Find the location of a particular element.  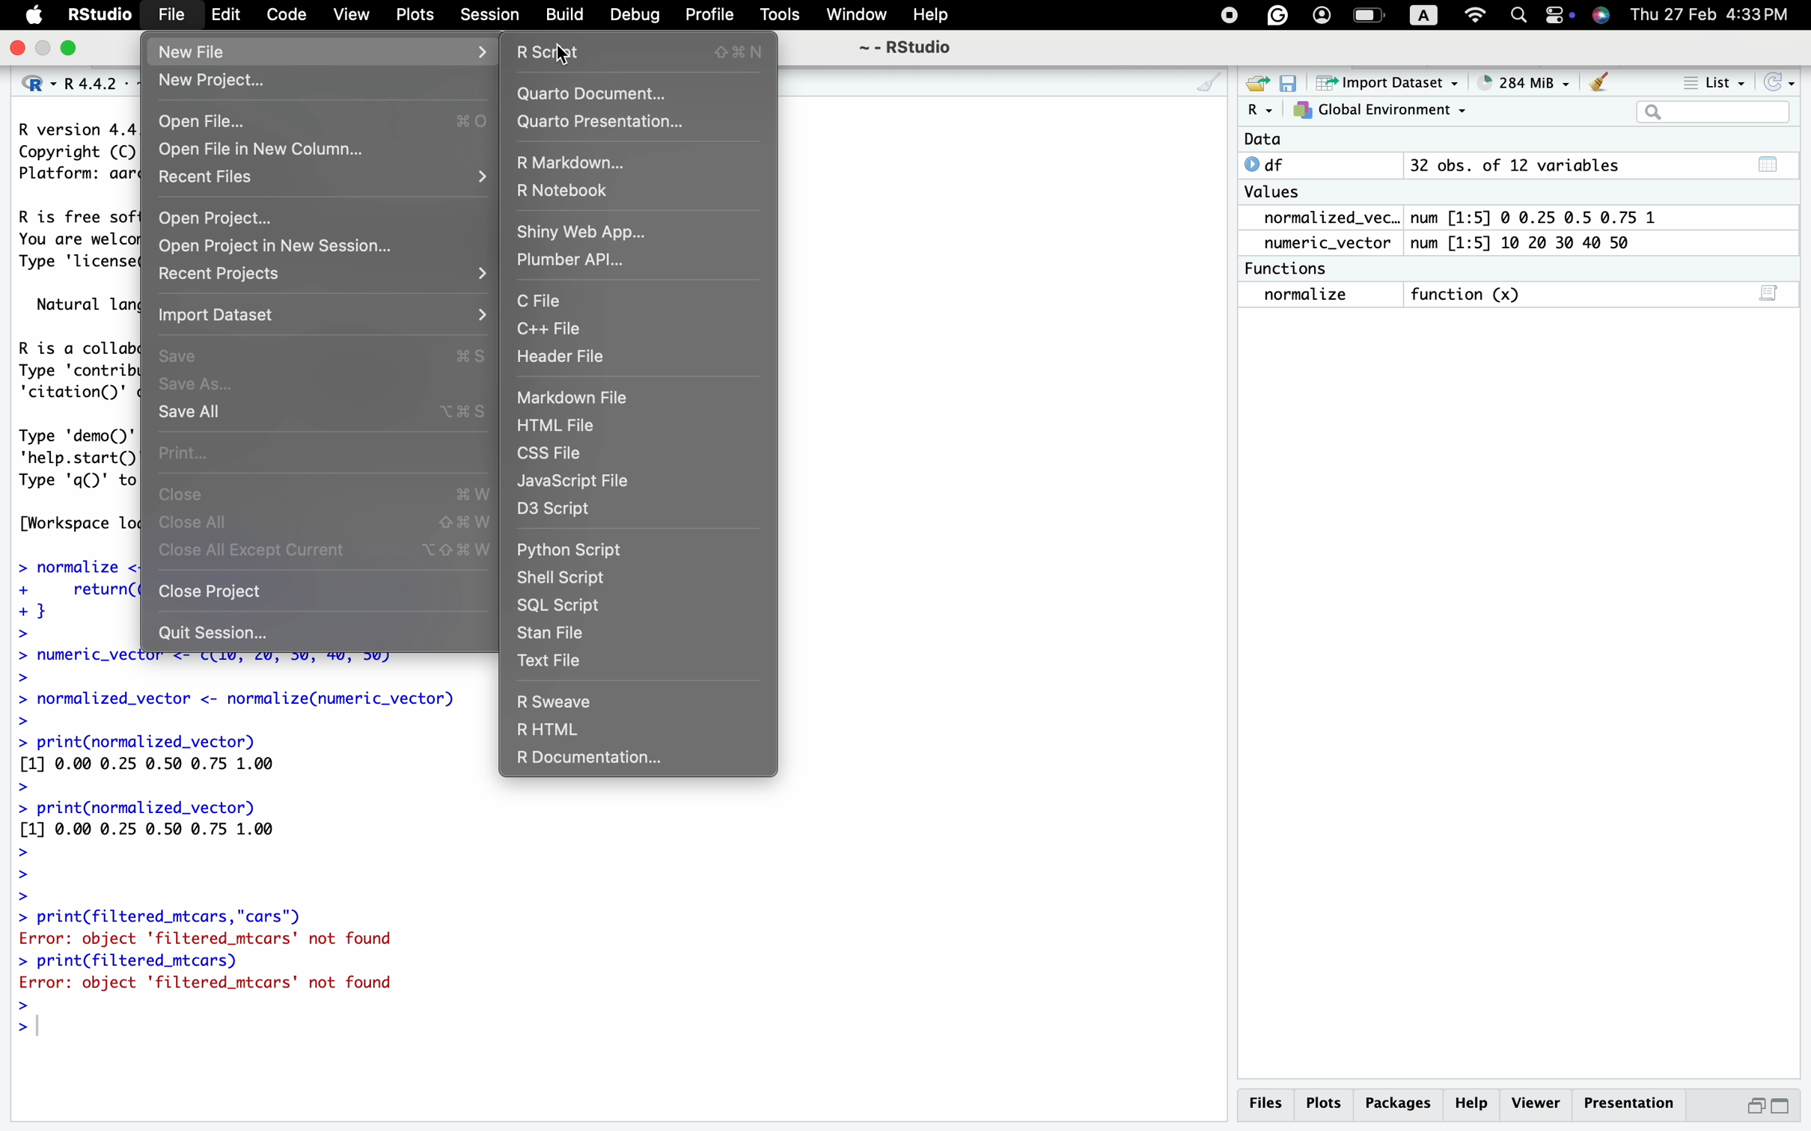

JavaScript File is located at coordinates (578, 483).